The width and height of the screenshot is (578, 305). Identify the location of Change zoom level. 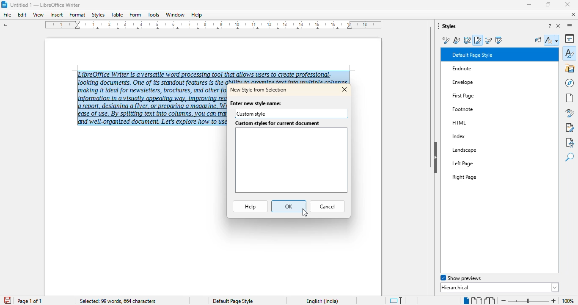
(529, 299).